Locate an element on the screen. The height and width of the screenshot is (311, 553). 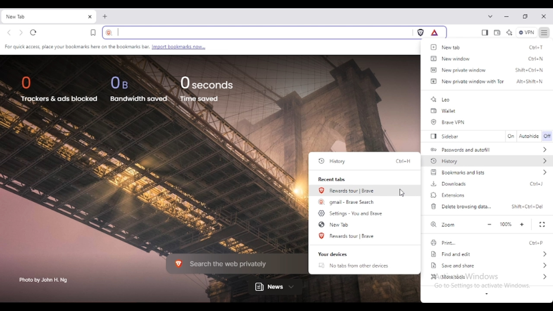
wallet is located at coordinates (497, 33).